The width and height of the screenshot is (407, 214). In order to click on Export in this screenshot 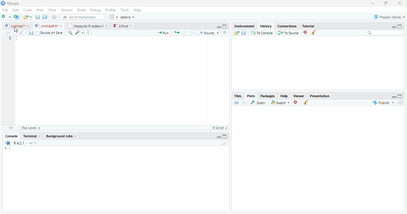, I will do `click(280, 103)`.